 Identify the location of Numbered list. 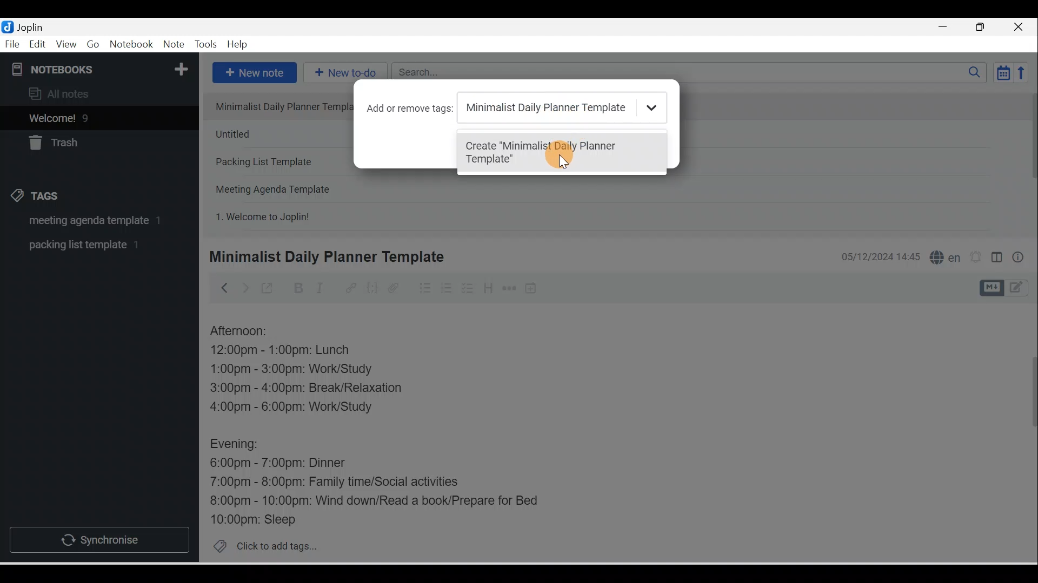
(447, 288).